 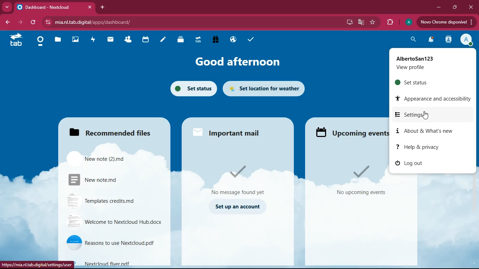 I want to click on extensions, so click(x=390, y=22).